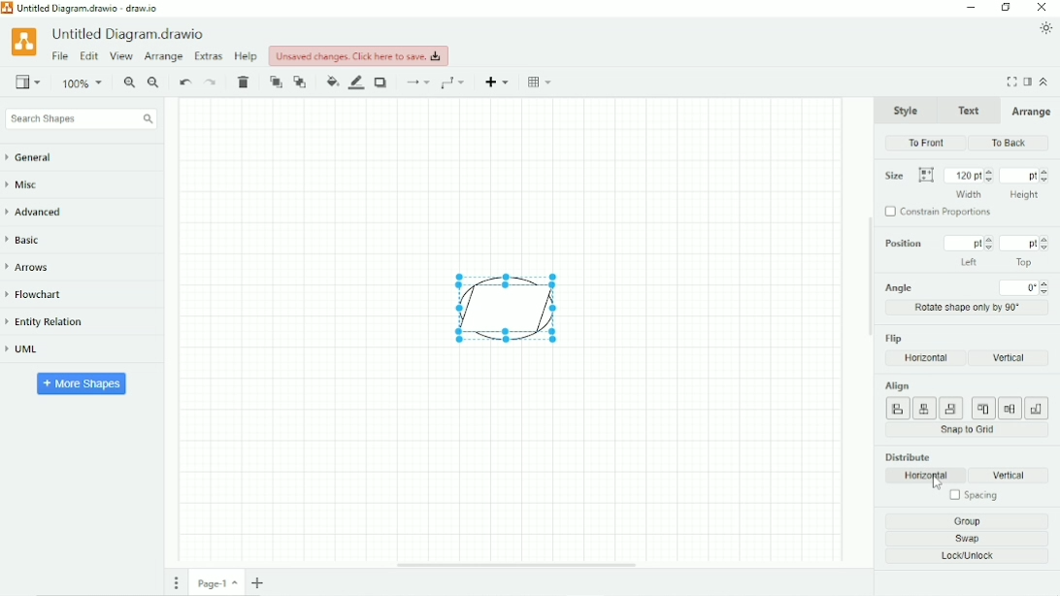 The image size is (1060, 596). I want to click on Align, so click(965, 400).